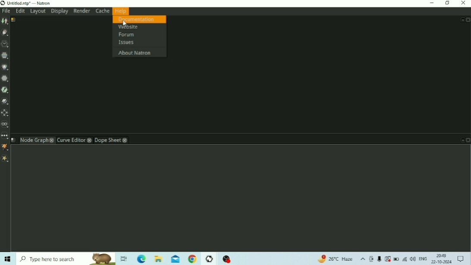  I want to click on Date, so click(442, 262).